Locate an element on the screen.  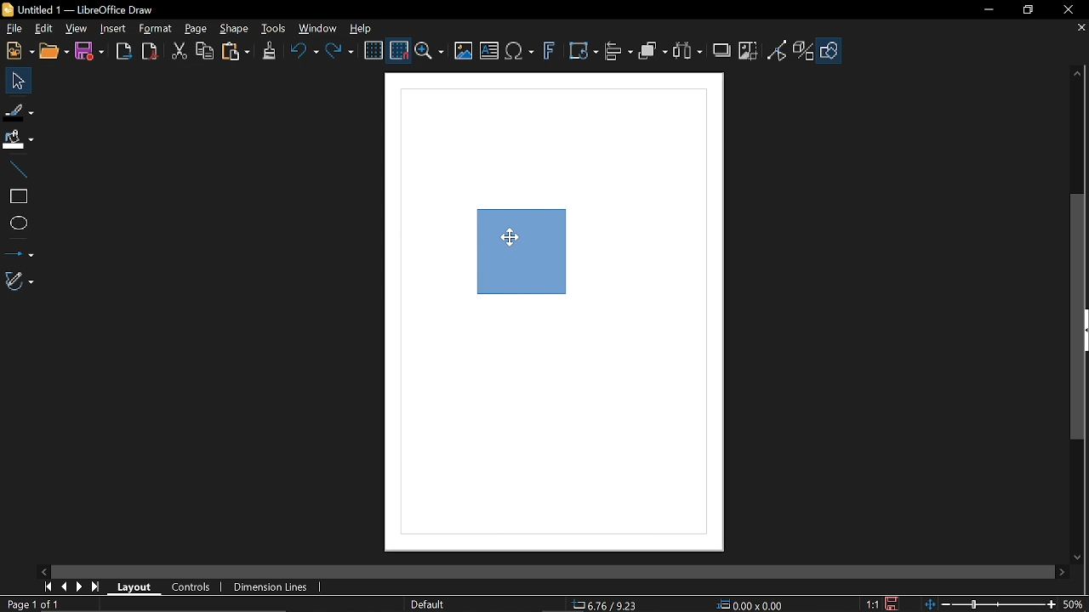
Move right is located at coordinates (1059, 572).